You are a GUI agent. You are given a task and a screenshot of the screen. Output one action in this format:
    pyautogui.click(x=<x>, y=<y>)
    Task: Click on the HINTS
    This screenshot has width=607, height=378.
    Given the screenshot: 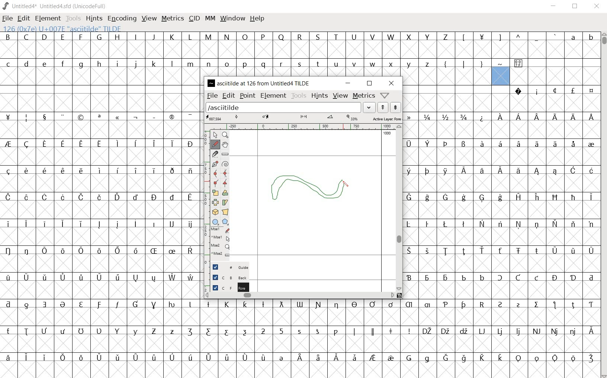 What is the action you would take?
    pyautogui.click(x=93, y=18)
    